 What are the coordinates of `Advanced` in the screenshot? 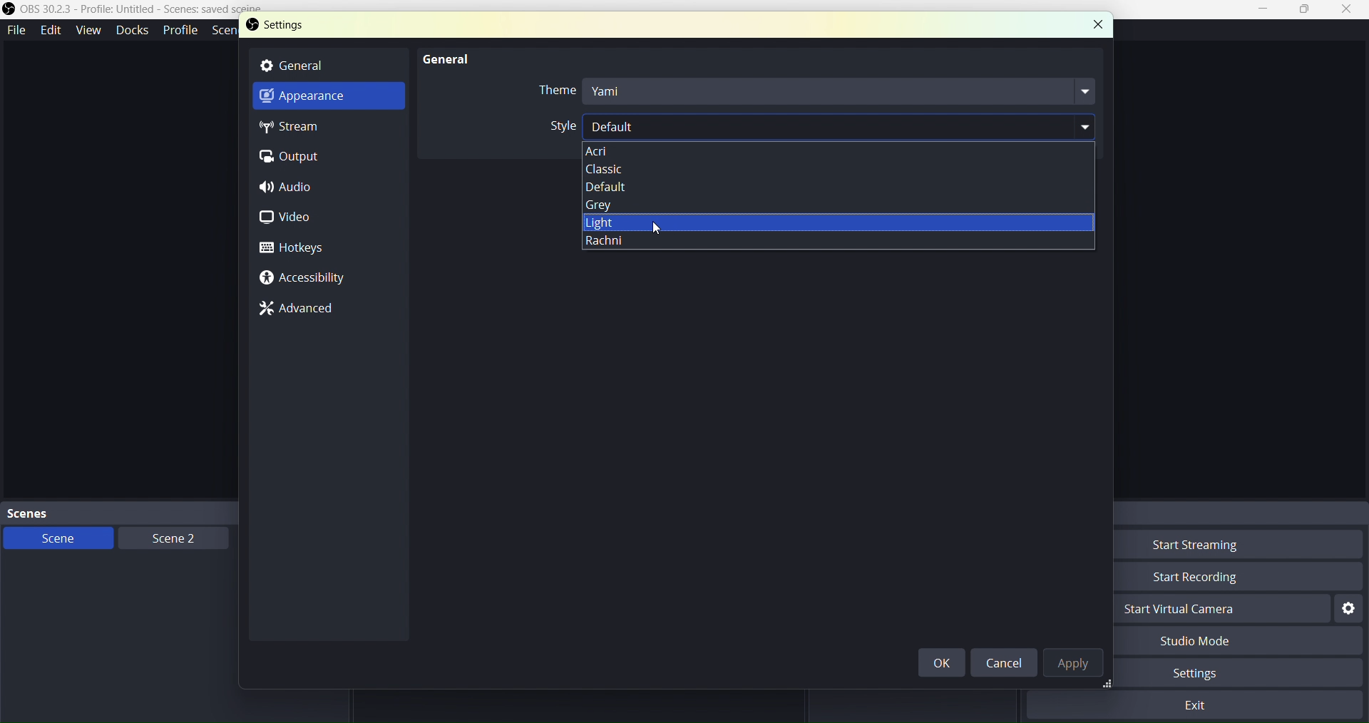 It's located at (305, 309).